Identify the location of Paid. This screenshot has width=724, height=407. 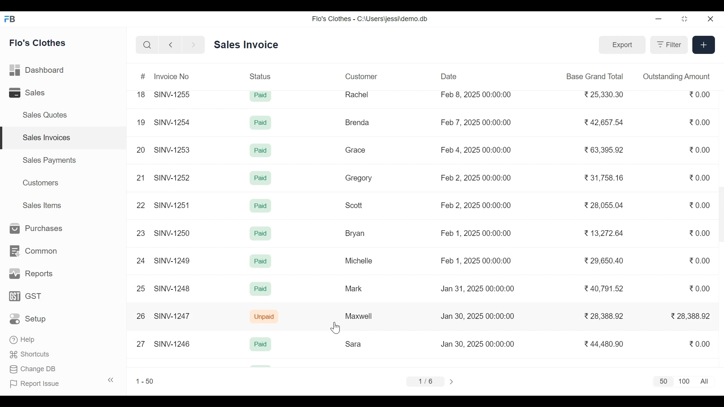
(261, 178).